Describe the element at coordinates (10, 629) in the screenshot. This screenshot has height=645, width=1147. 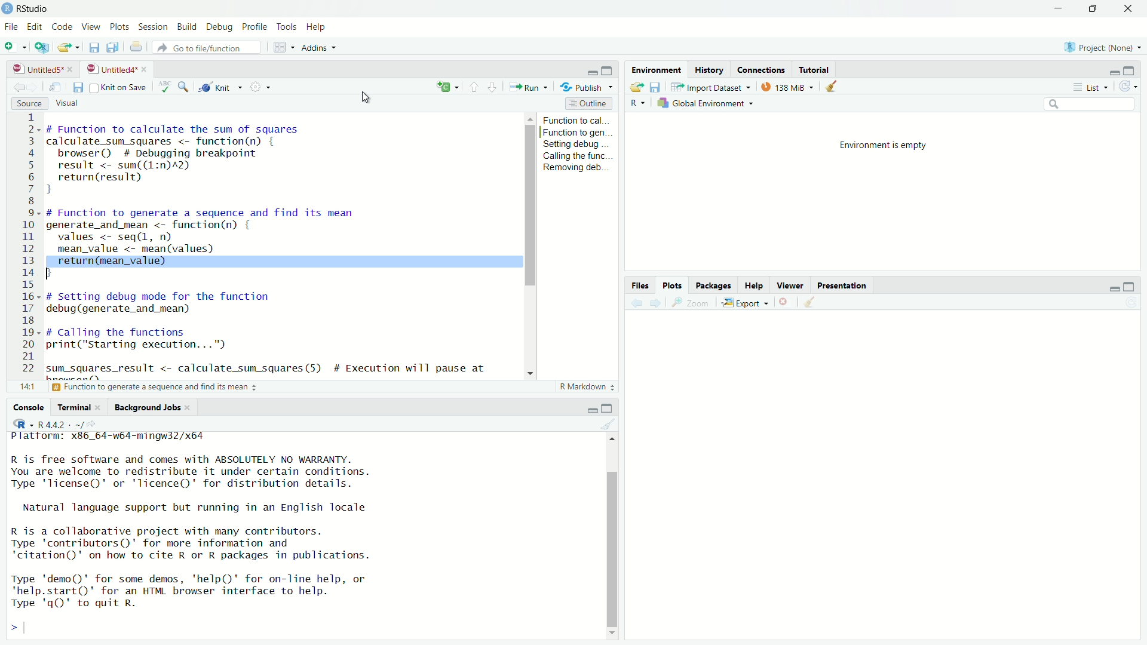
I see `prompt cursor` at that location.